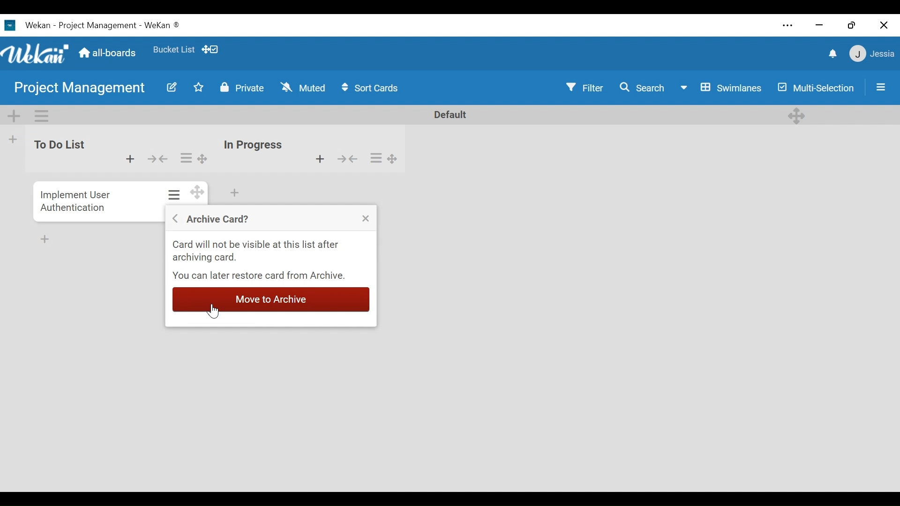 The height and width of the screenshot is (506, 900). What do you see at coordinates (352, 161) in the screenshot?
I see `show/hide` at bounding box center [352, 161].